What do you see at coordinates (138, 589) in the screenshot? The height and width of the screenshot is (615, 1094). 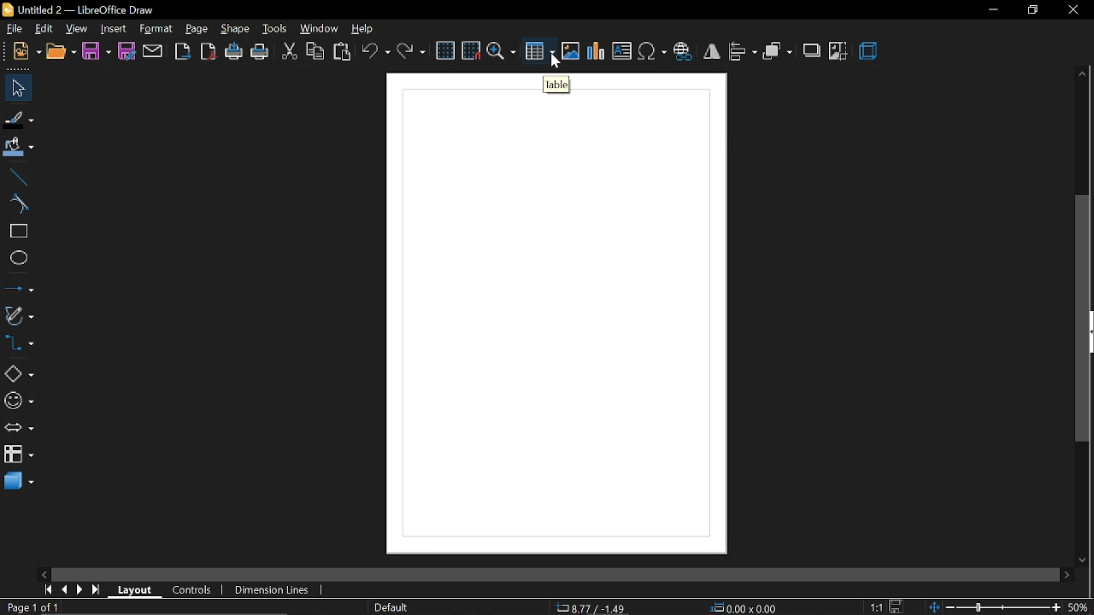 I see `layout` at bounding box center [138, 589].